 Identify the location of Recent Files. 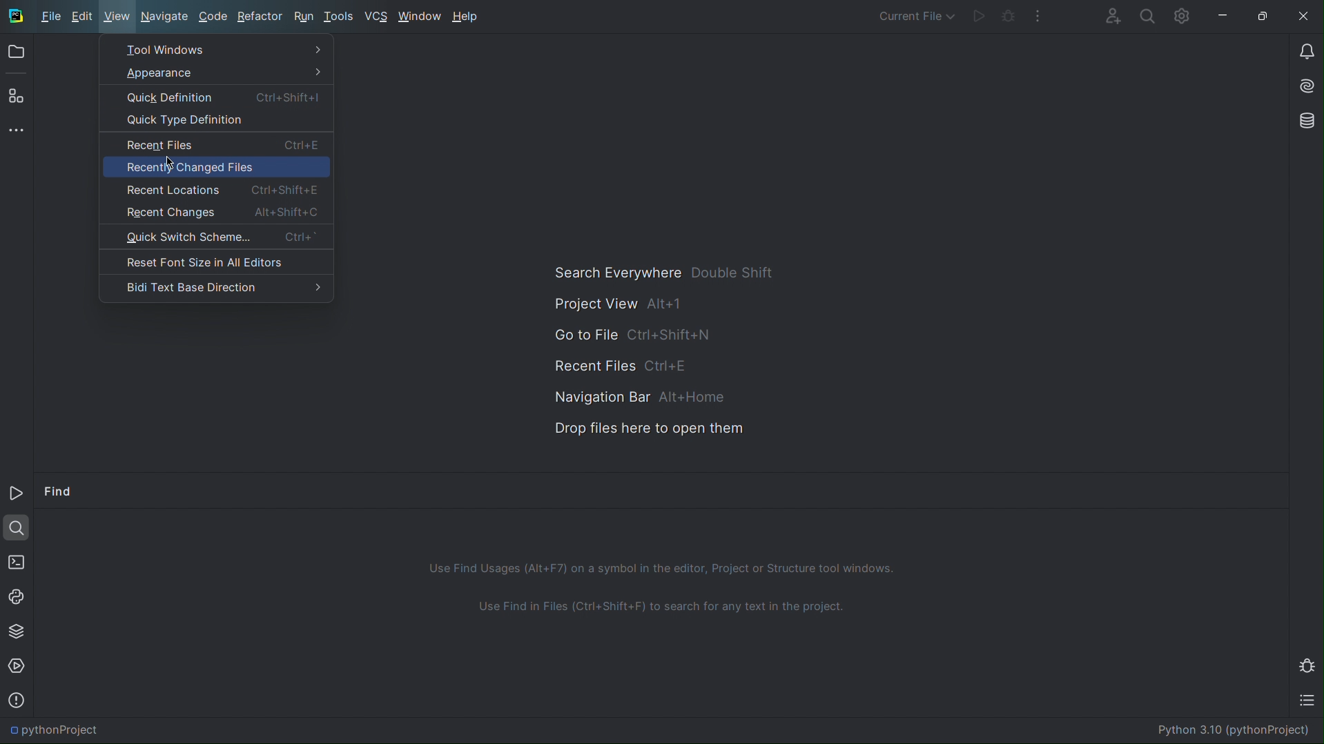
(624, 364).